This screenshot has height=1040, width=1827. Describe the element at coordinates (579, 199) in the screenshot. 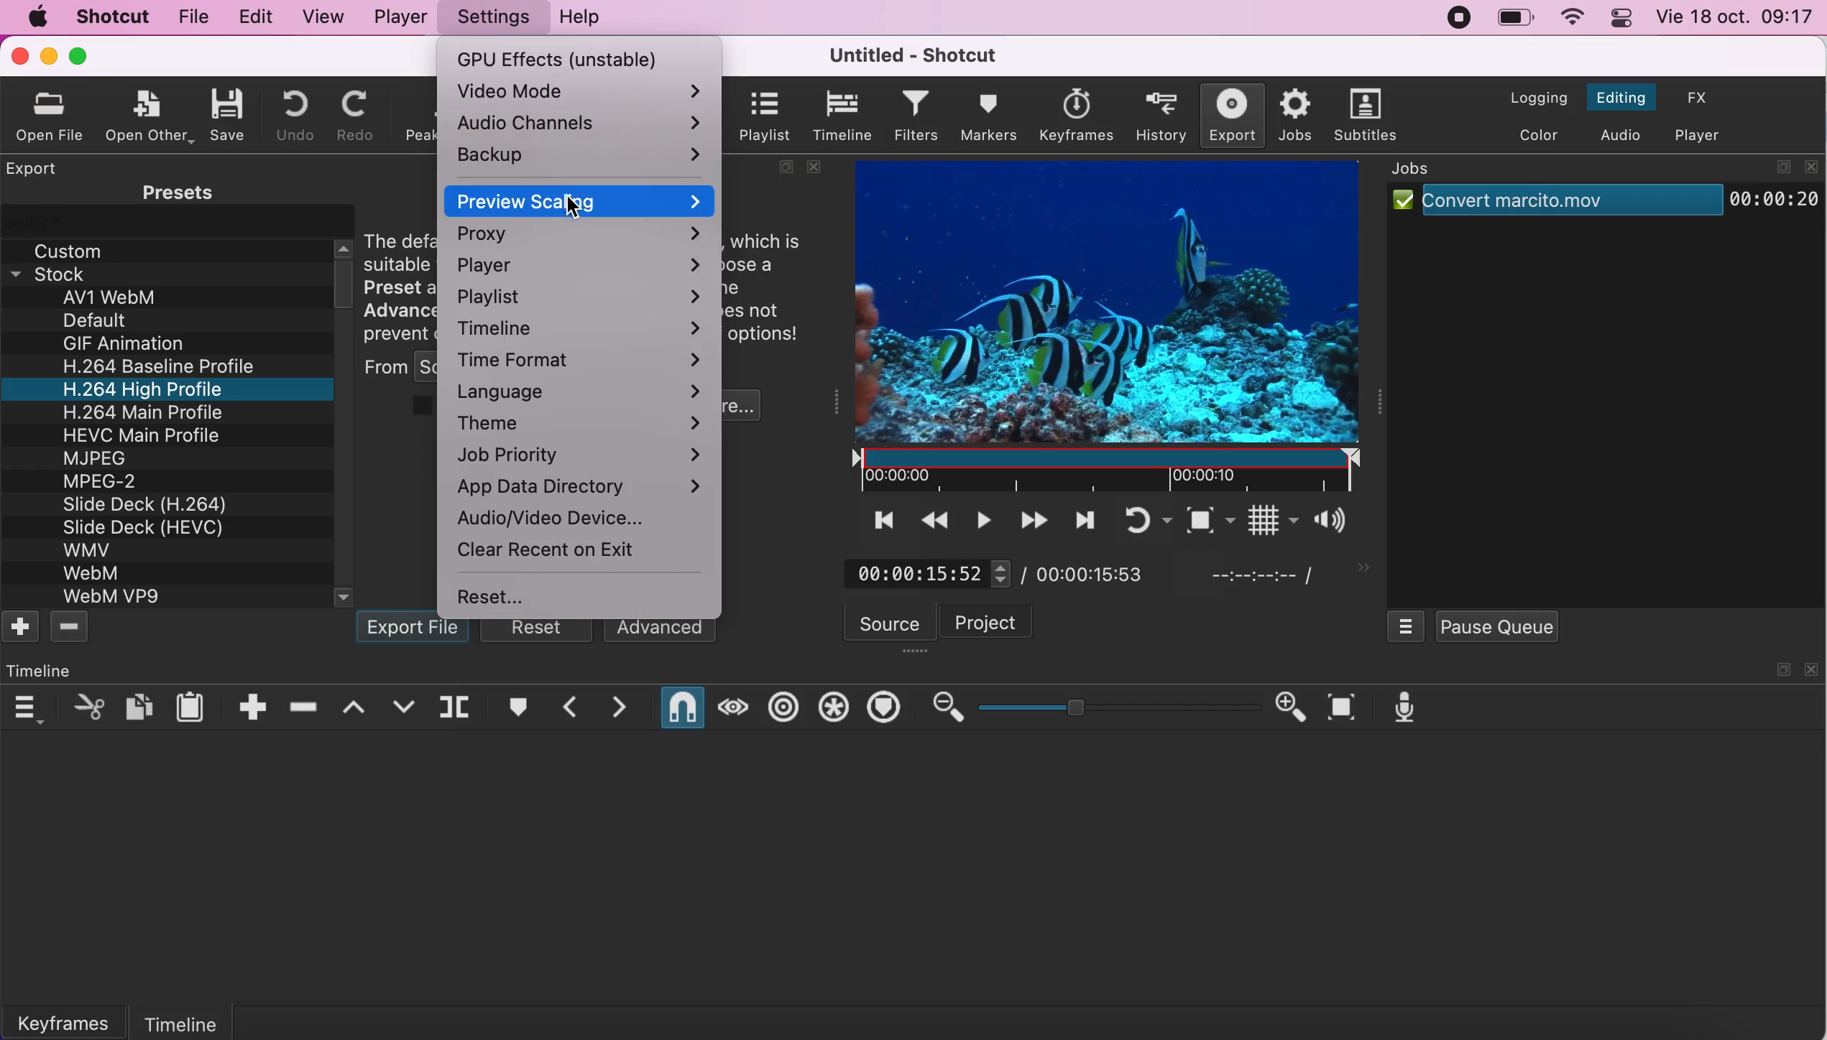

I see `preview scaling` at that location.